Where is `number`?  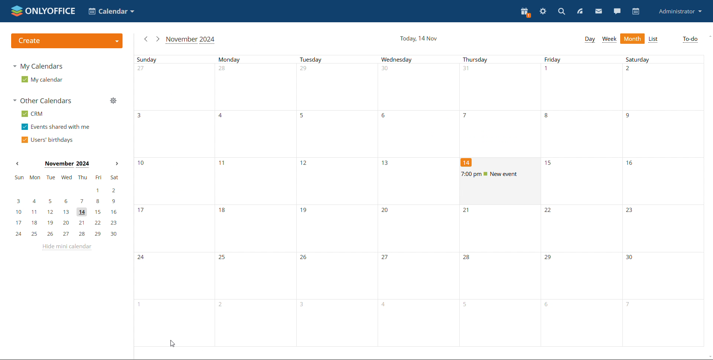
number is located at coordinates (550, 212).